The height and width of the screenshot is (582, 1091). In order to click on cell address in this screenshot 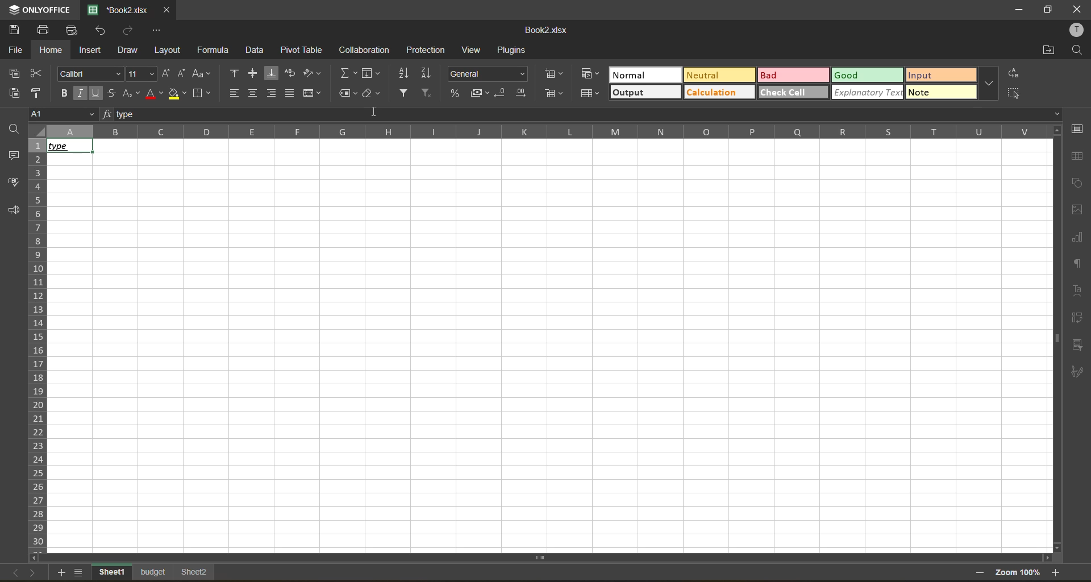, I will do `click(61, 114)`.